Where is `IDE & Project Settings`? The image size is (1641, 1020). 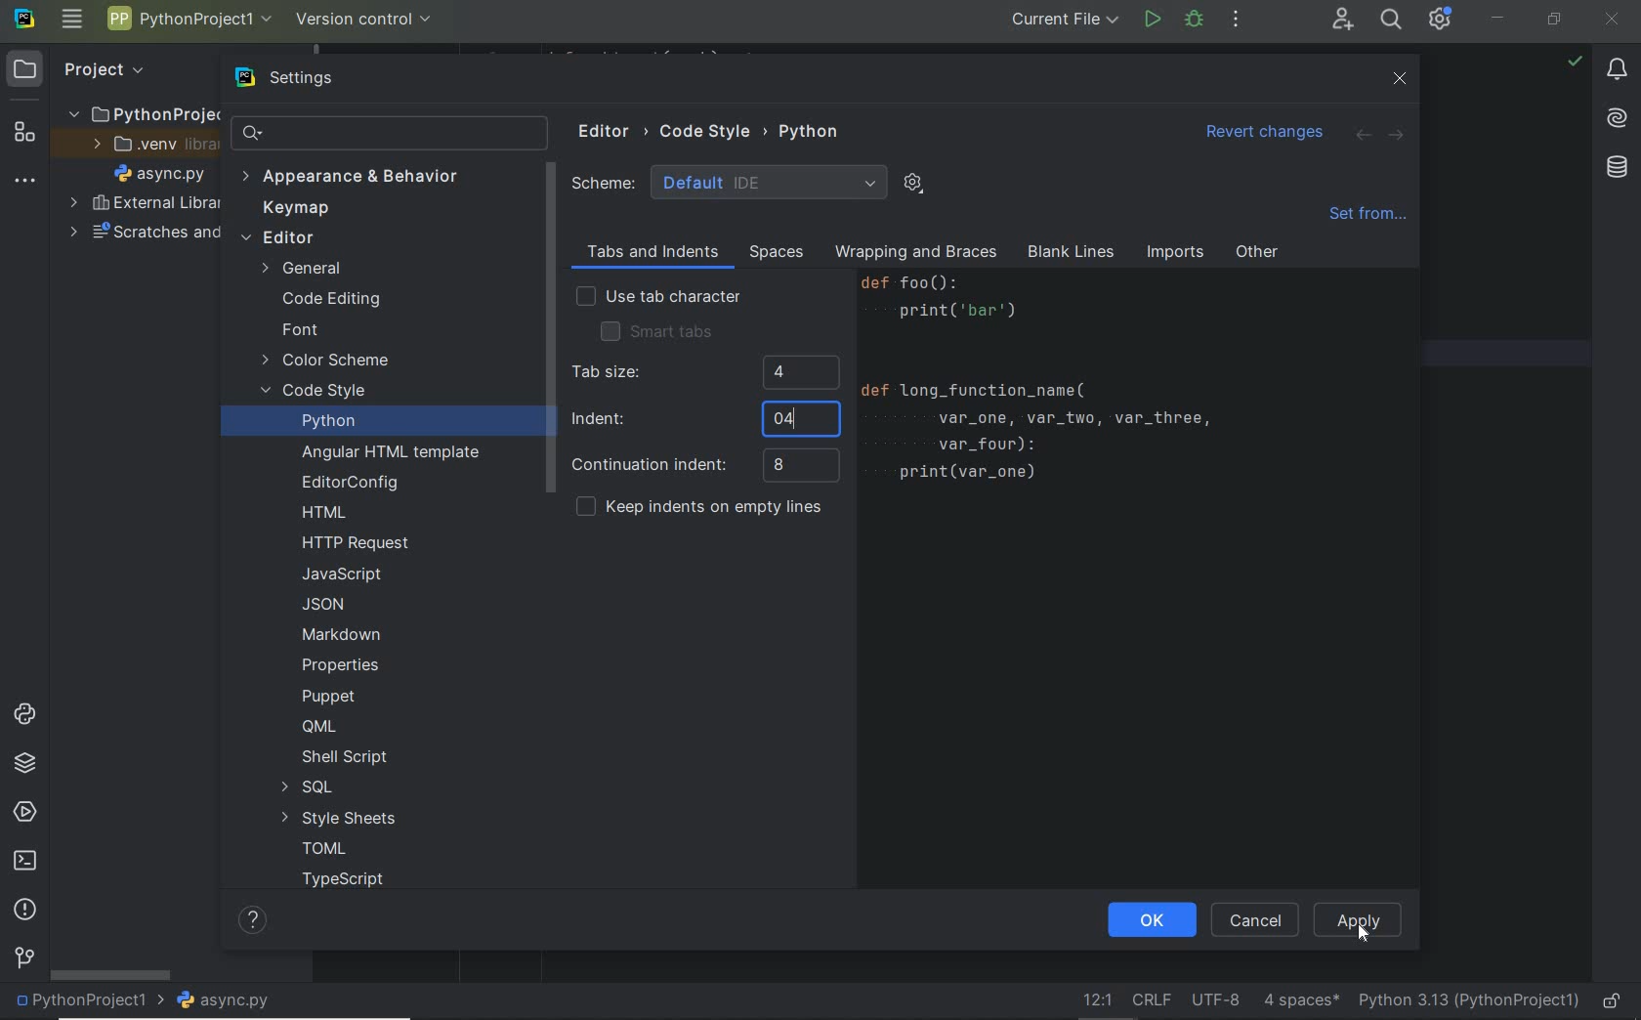
IDE & Project Settings is located at coordinates (1441, 19).